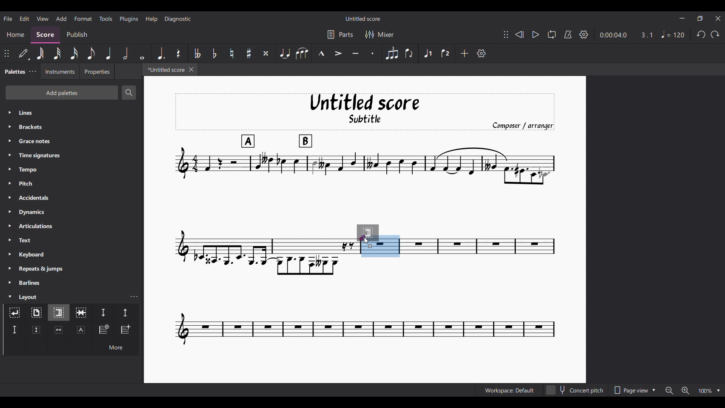 The width and height of the screenshot is (725, 408). What do you see at coordinates (584, 34) in the screenshot?
I see `Settings` at bounding box center [584, 34].